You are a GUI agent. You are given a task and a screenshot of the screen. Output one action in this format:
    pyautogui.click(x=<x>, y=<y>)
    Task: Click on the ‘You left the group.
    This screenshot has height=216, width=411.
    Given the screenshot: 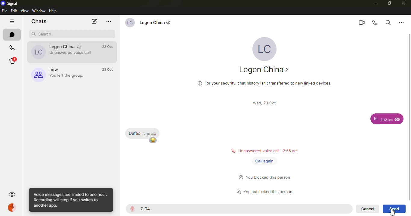 What is the action you would take?
    pyautogui.click(x=68, y=76)
    